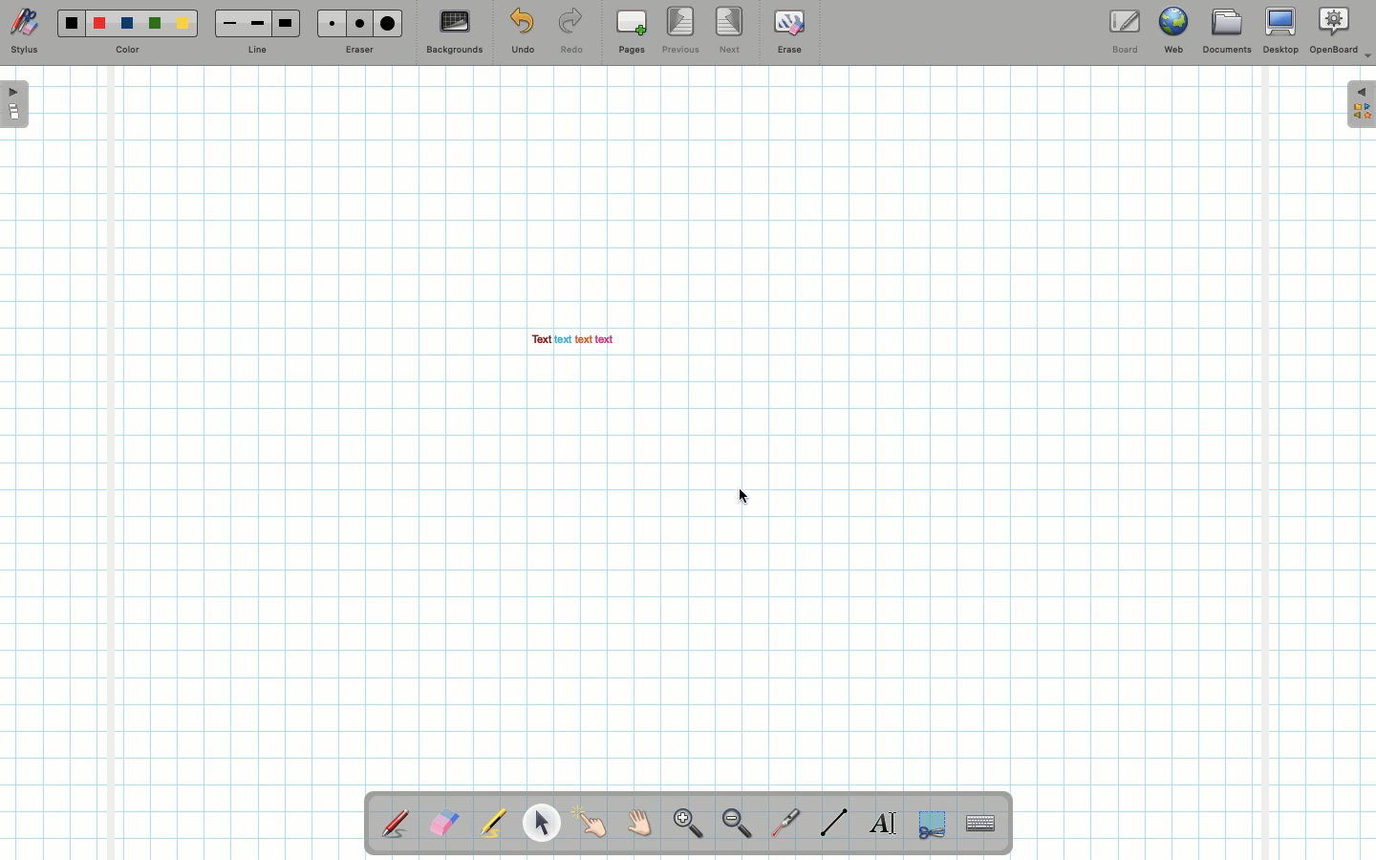 Image resolution: width=1376 pixels, height=860 pixels. What do you see at coordinates (541, 823) in the screenshot?
I see `Pointer` at bounding box center [541, 823].